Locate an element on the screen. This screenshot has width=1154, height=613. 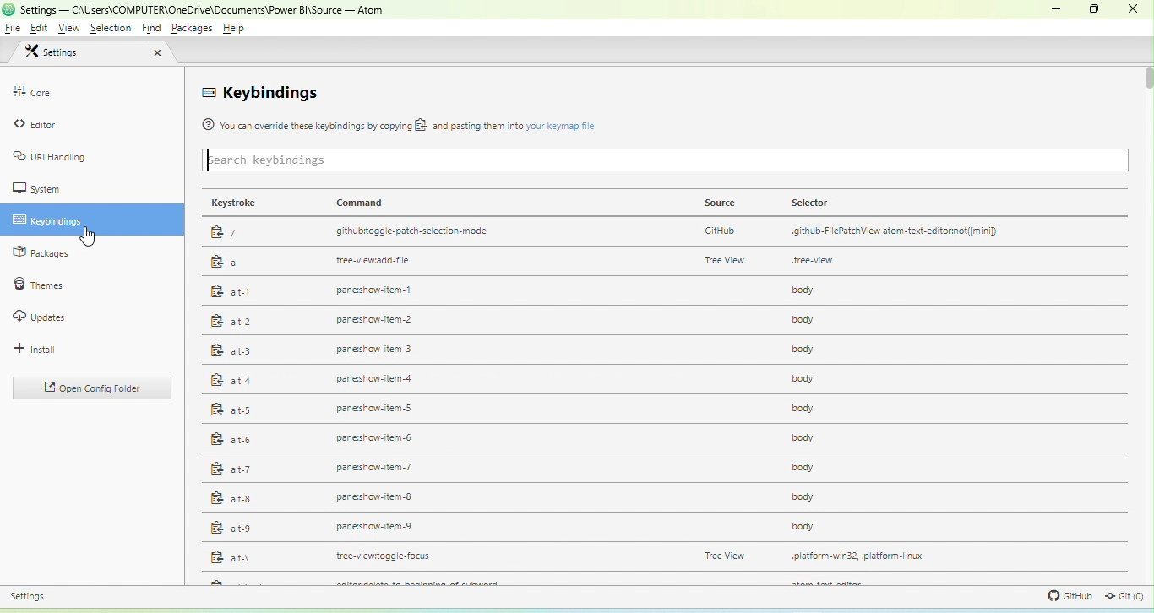
editor is located at coordinates (39, 123).